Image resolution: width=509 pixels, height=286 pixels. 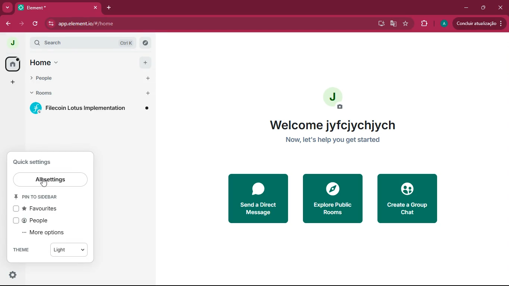 What do you see at coordinates (380, 23) in the screenshot?
I see `desktop` at bounding box center [380, 23].